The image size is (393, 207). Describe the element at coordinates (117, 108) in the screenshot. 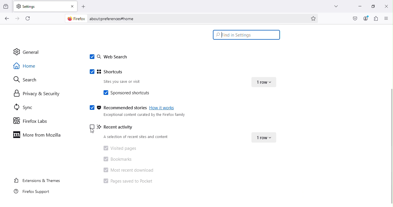

I see `Recommend stories` at that location.